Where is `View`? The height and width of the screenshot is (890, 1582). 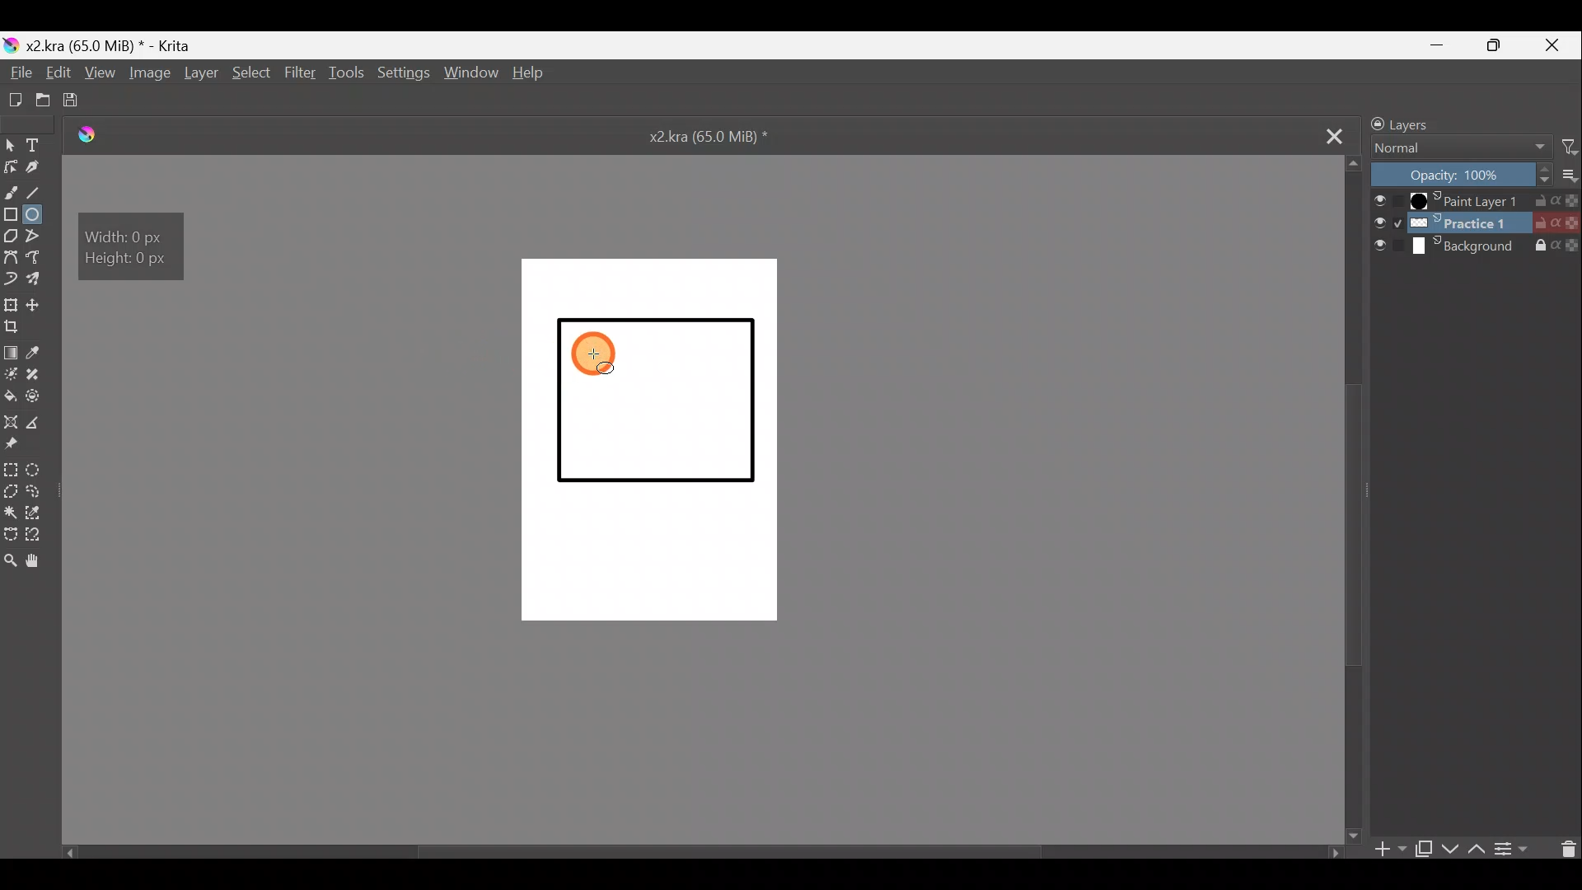
View is located at coordinates (103, 74).